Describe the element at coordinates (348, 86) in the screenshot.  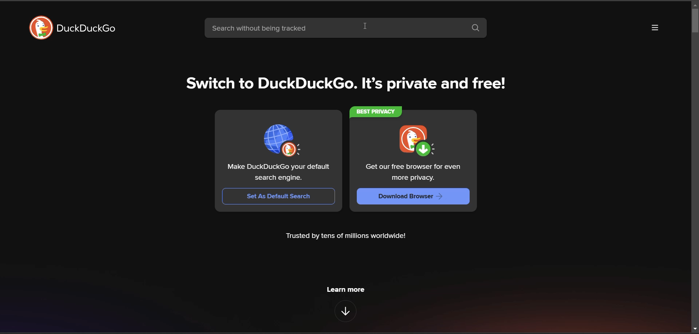
I see `tag line` at that location.